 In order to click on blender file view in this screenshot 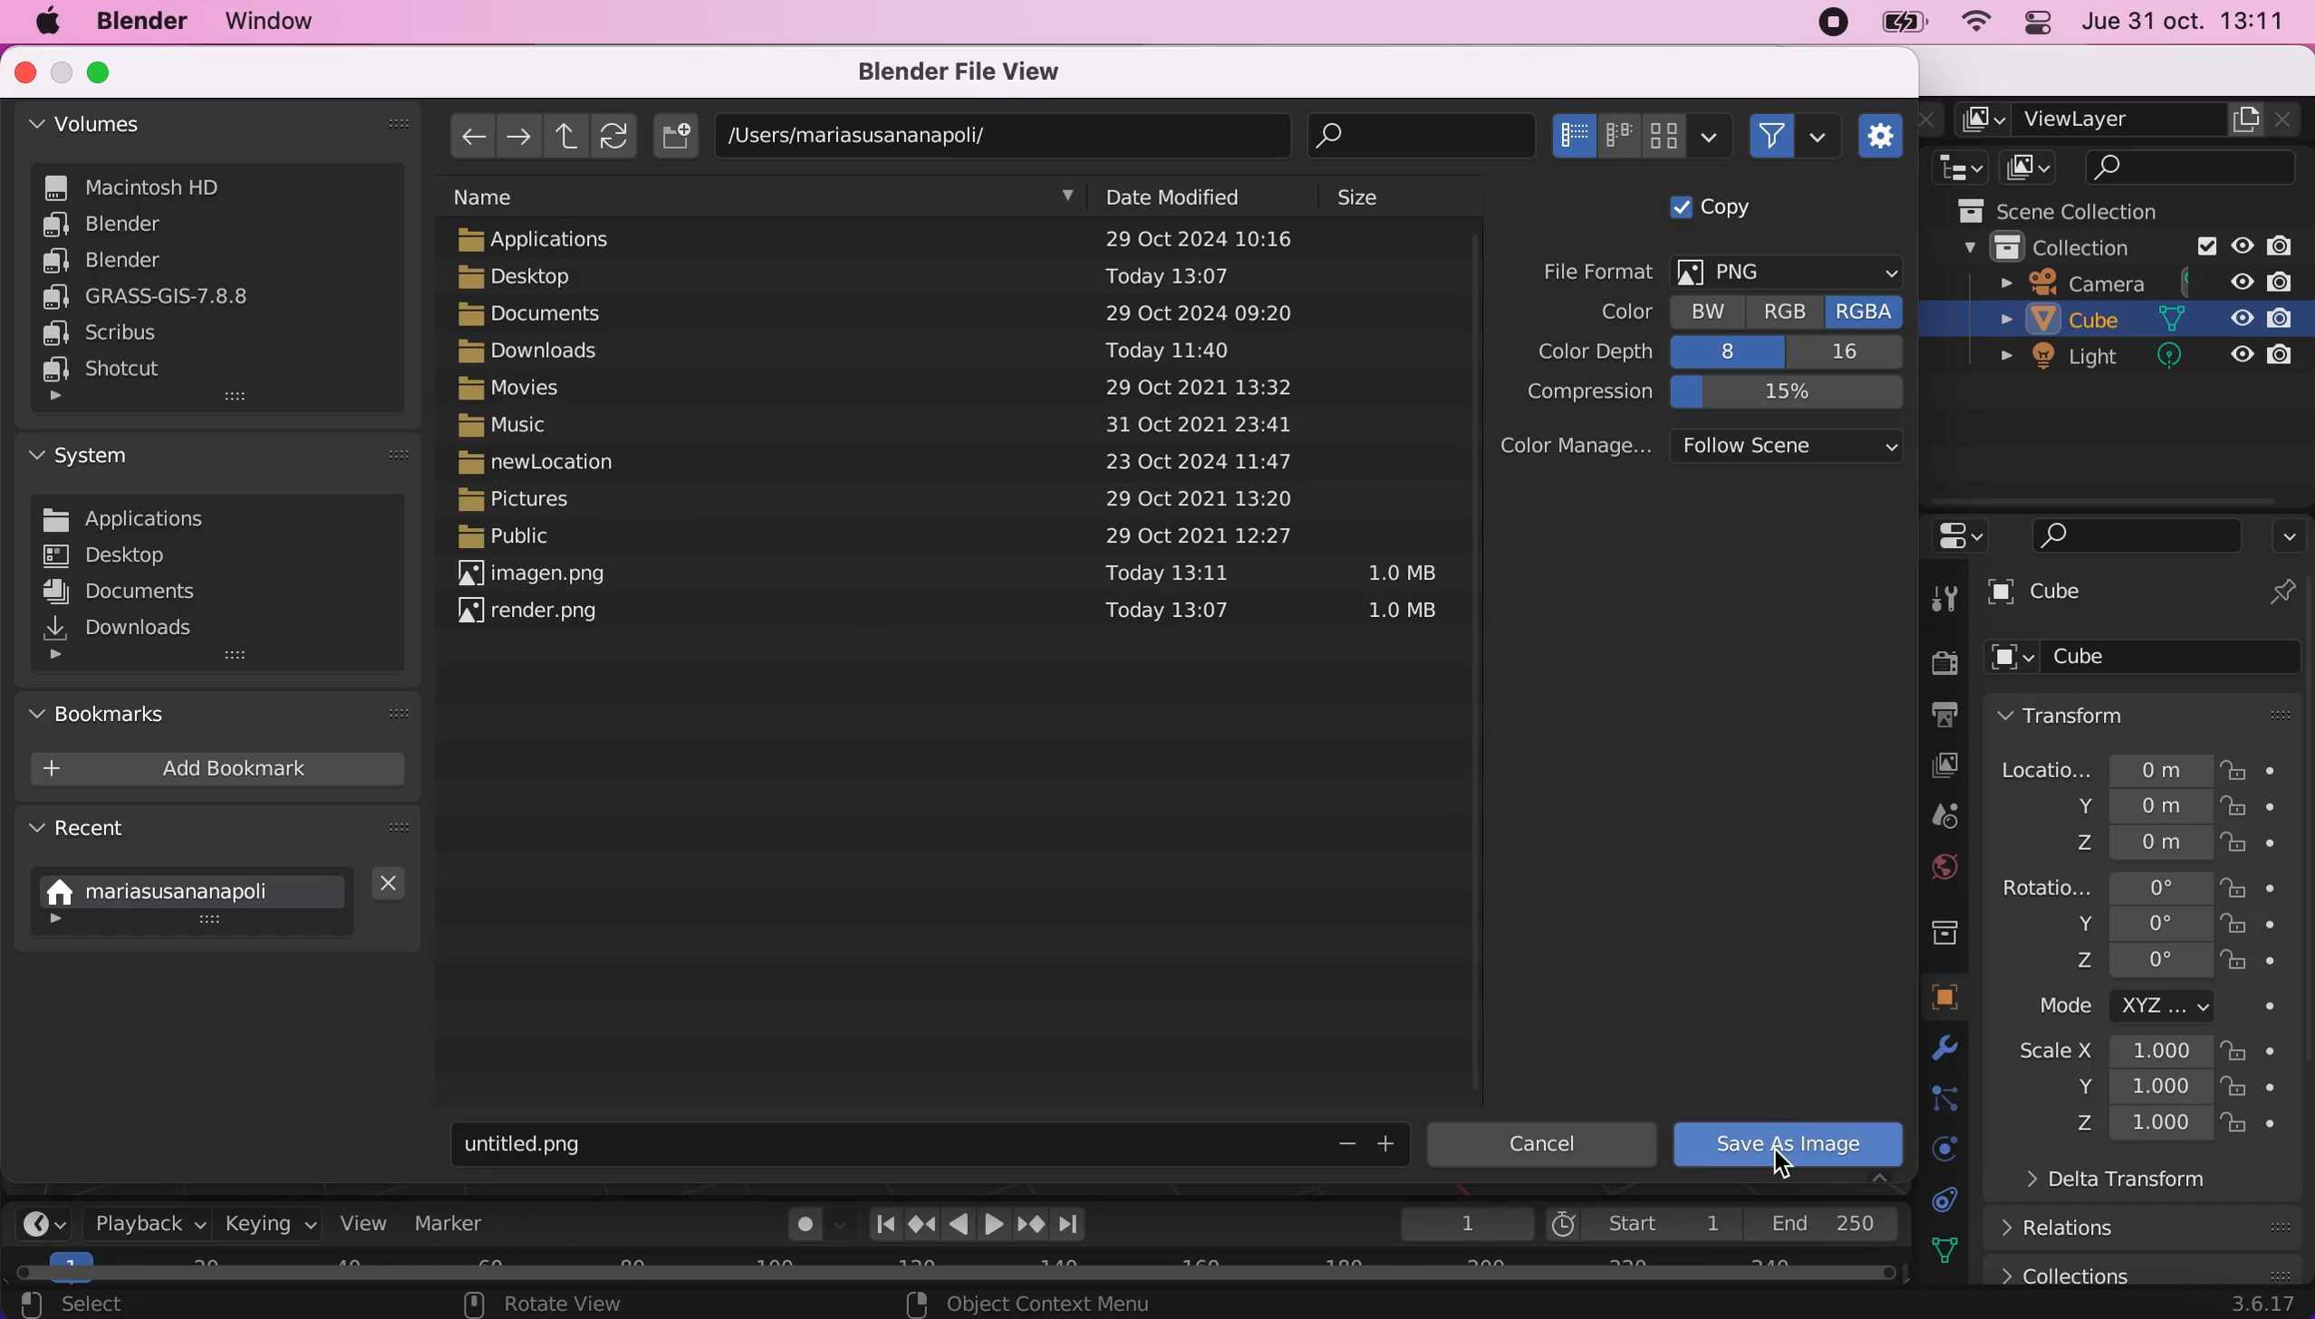, I will do `click(964, 70)`.